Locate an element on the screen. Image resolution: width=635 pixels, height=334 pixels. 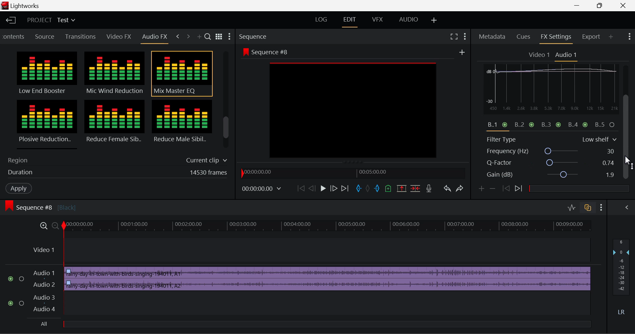
Next keyframe is located at coordinates (520, 189).